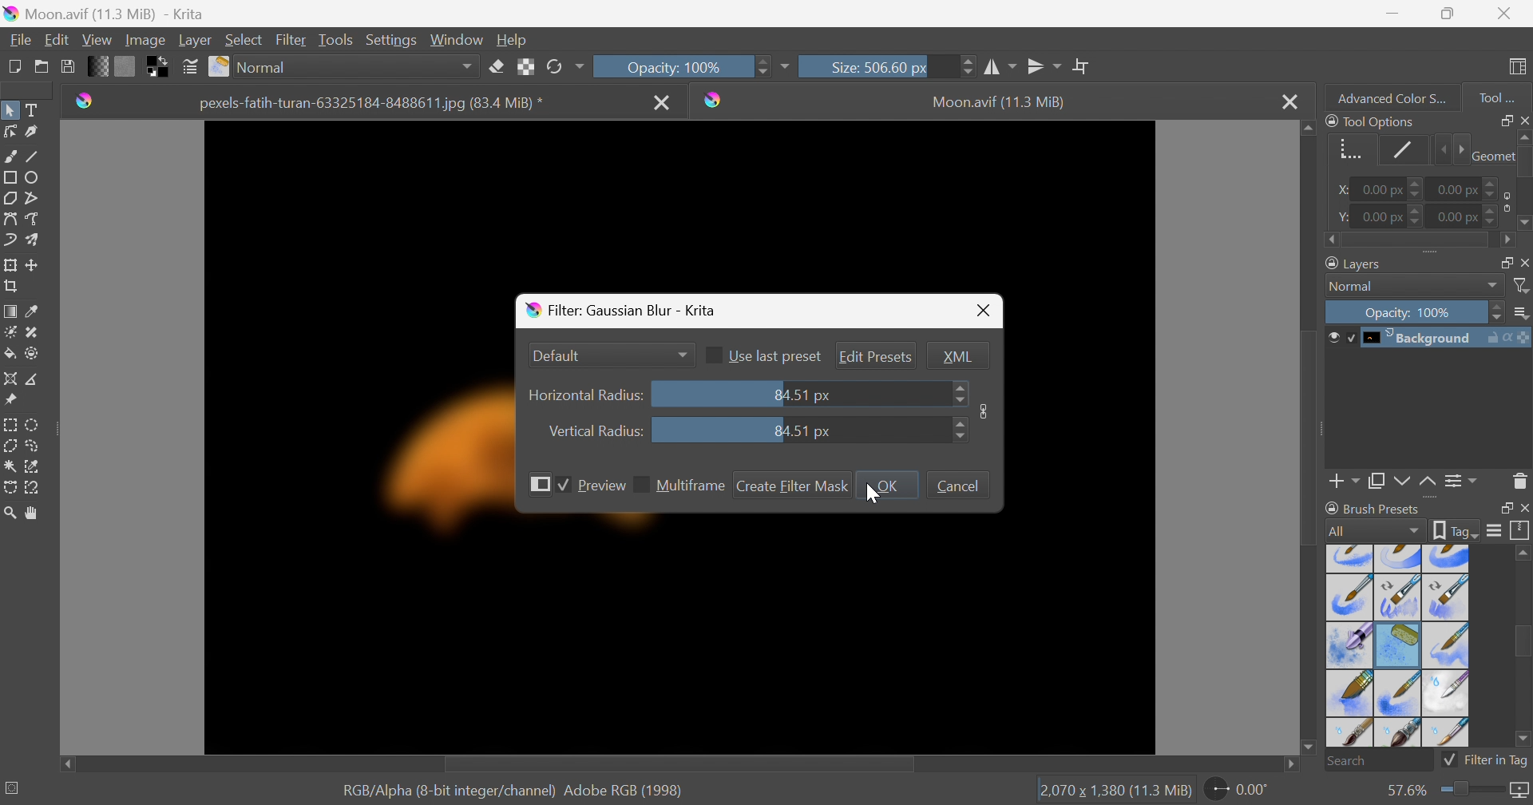  What do you see at coordinates (681, 67) in the screenshot?
I see `Opacity: 100%` at bounding box center [681, 67].